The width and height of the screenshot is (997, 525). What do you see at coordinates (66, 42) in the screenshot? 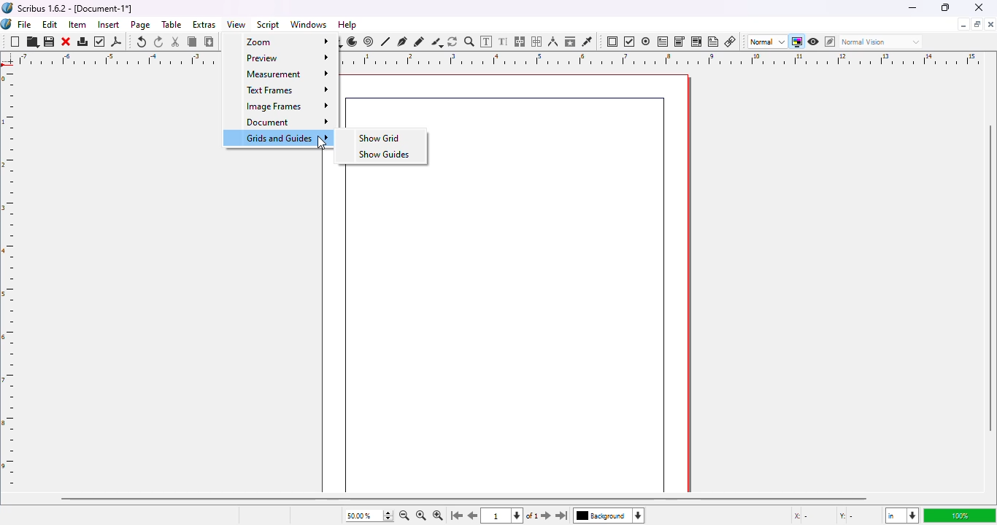
I see `close` at bounding box center [66, 42].